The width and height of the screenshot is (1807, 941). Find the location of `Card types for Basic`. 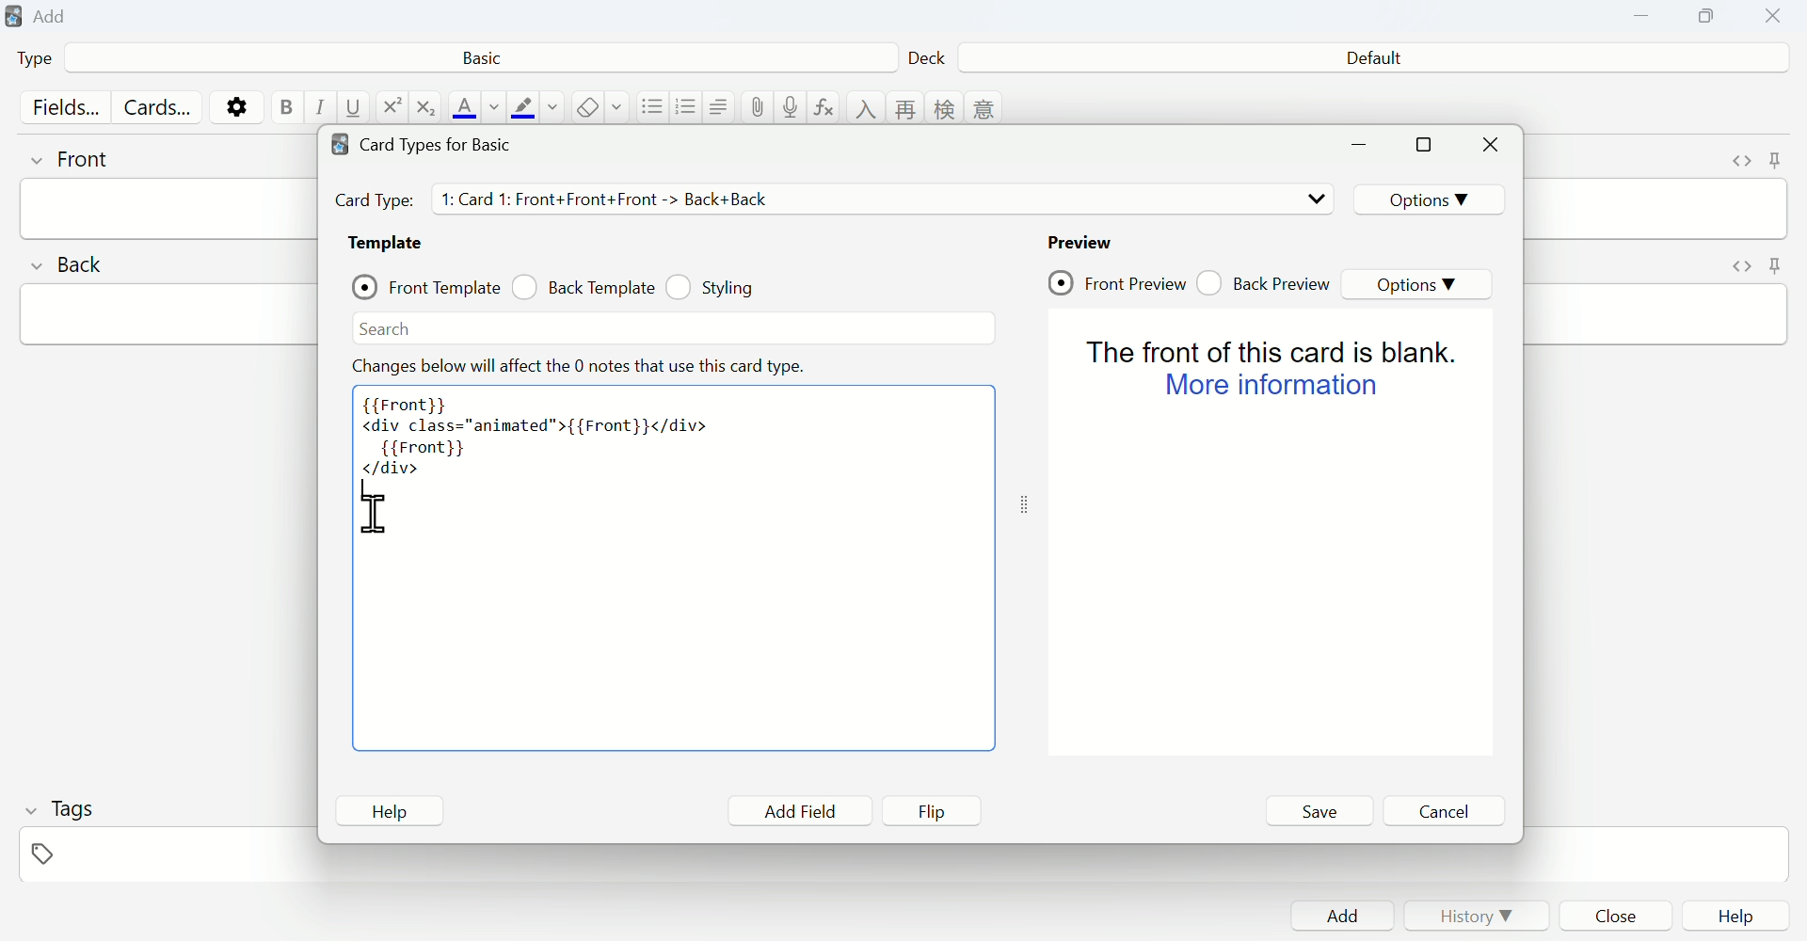

Card types for Basic is located at coordinates (434, 141).